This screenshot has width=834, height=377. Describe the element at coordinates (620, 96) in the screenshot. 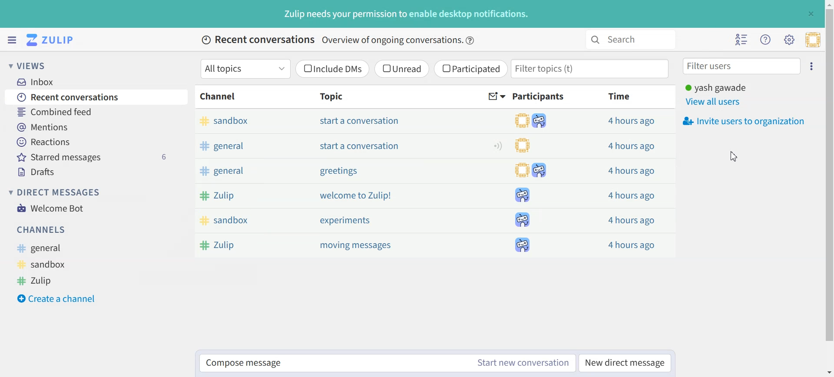

I see `Time` at that location.